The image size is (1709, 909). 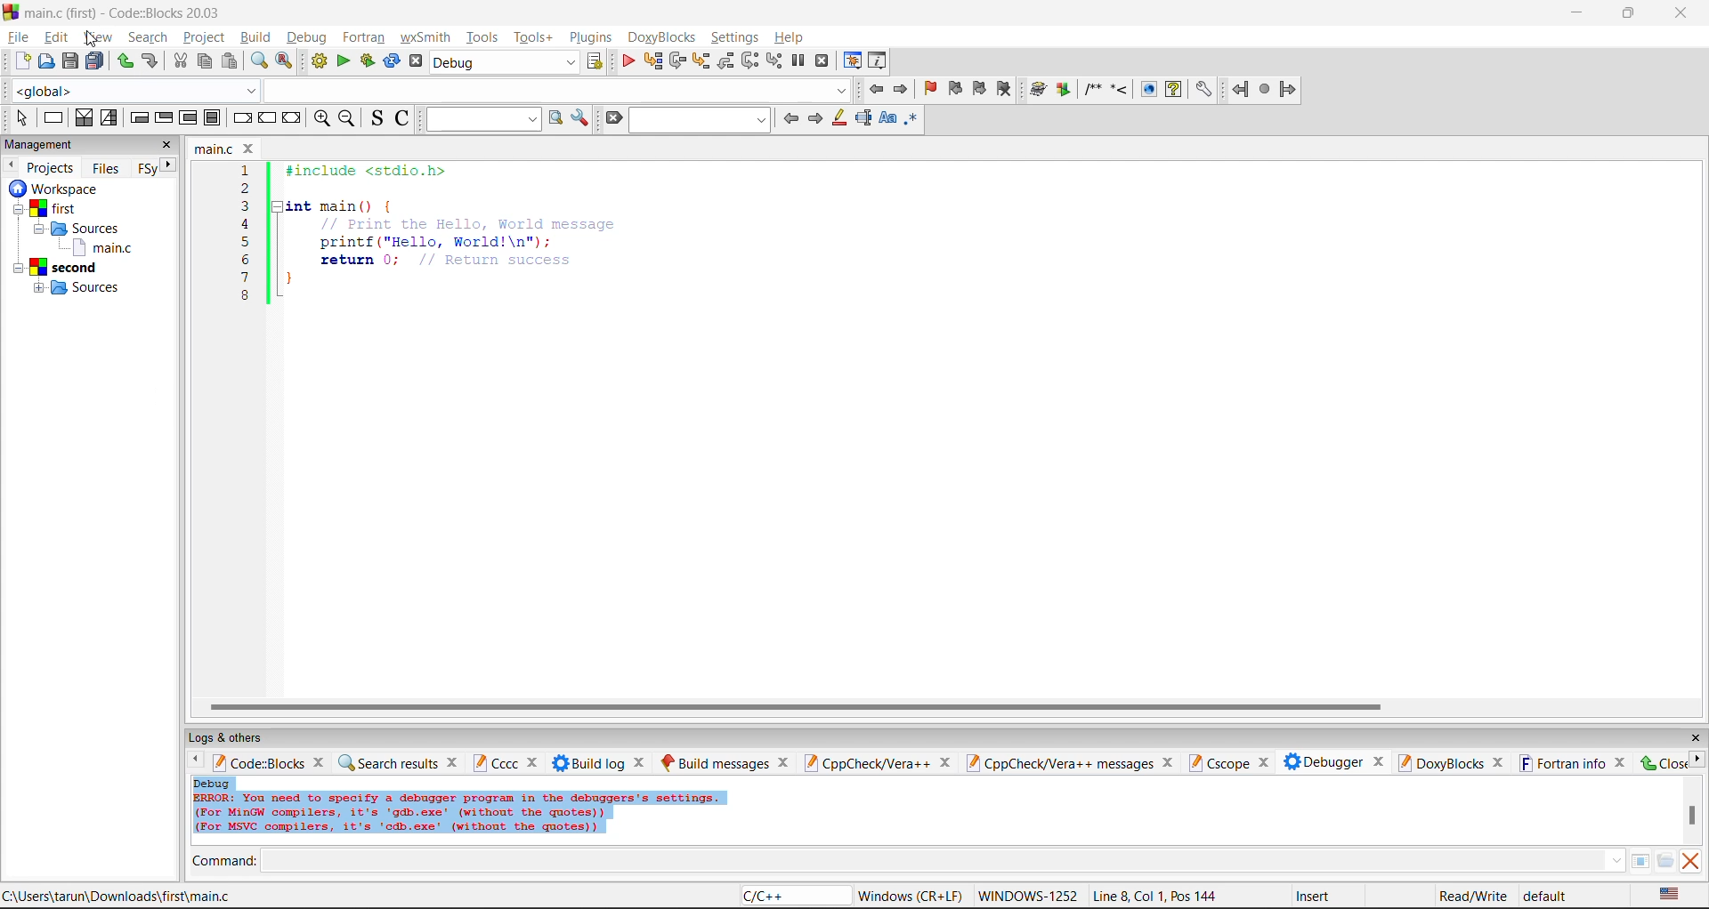 What do you see at coordinates (47, 64) in the screenshot?
I see `open` at bounding box center [47, 64].